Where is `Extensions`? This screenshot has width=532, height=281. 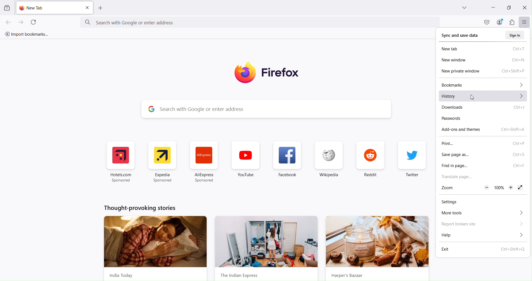 Extensions is located at coordinates (511, 22).